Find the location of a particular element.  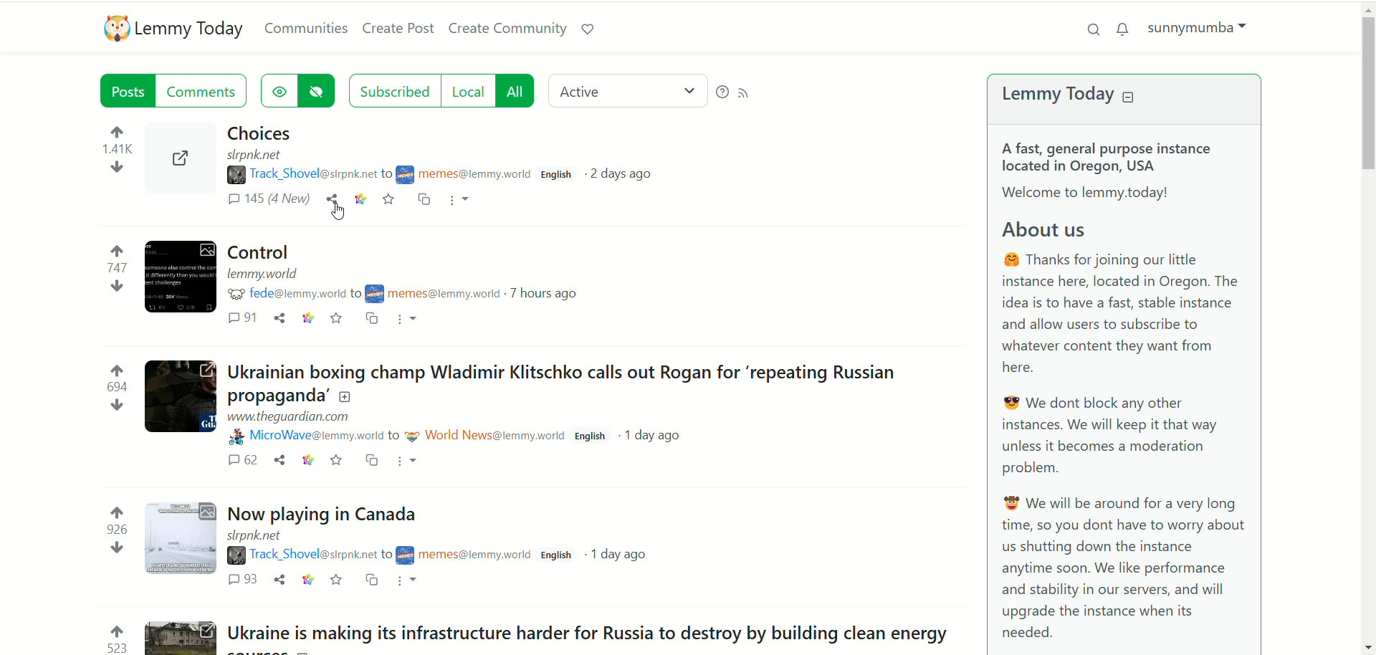

Expand the post with the image is located at coordinates (182, 540).